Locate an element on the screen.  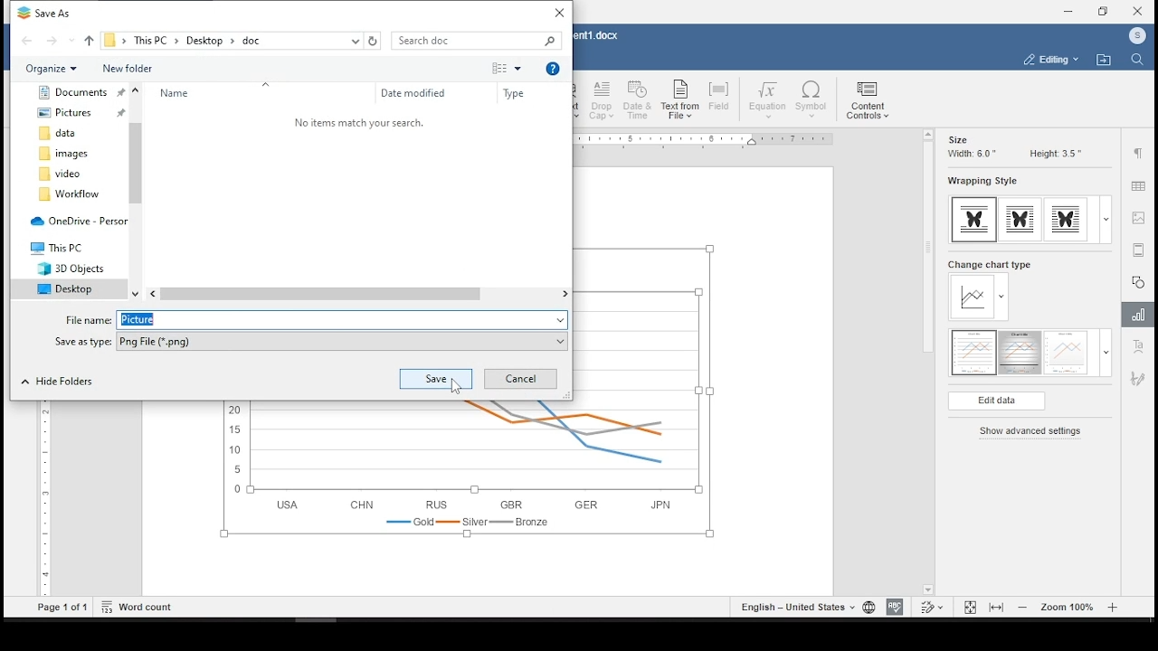
zoom in or out (100%) is located at coordinates (1068, 606).